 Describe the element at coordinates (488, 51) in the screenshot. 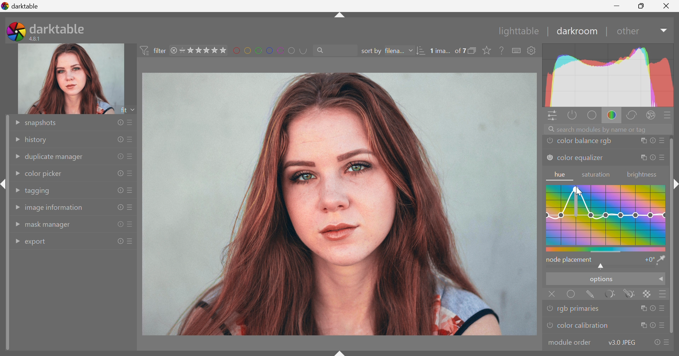

I see `click to change type of overlays shown on thumbnails` at that location.